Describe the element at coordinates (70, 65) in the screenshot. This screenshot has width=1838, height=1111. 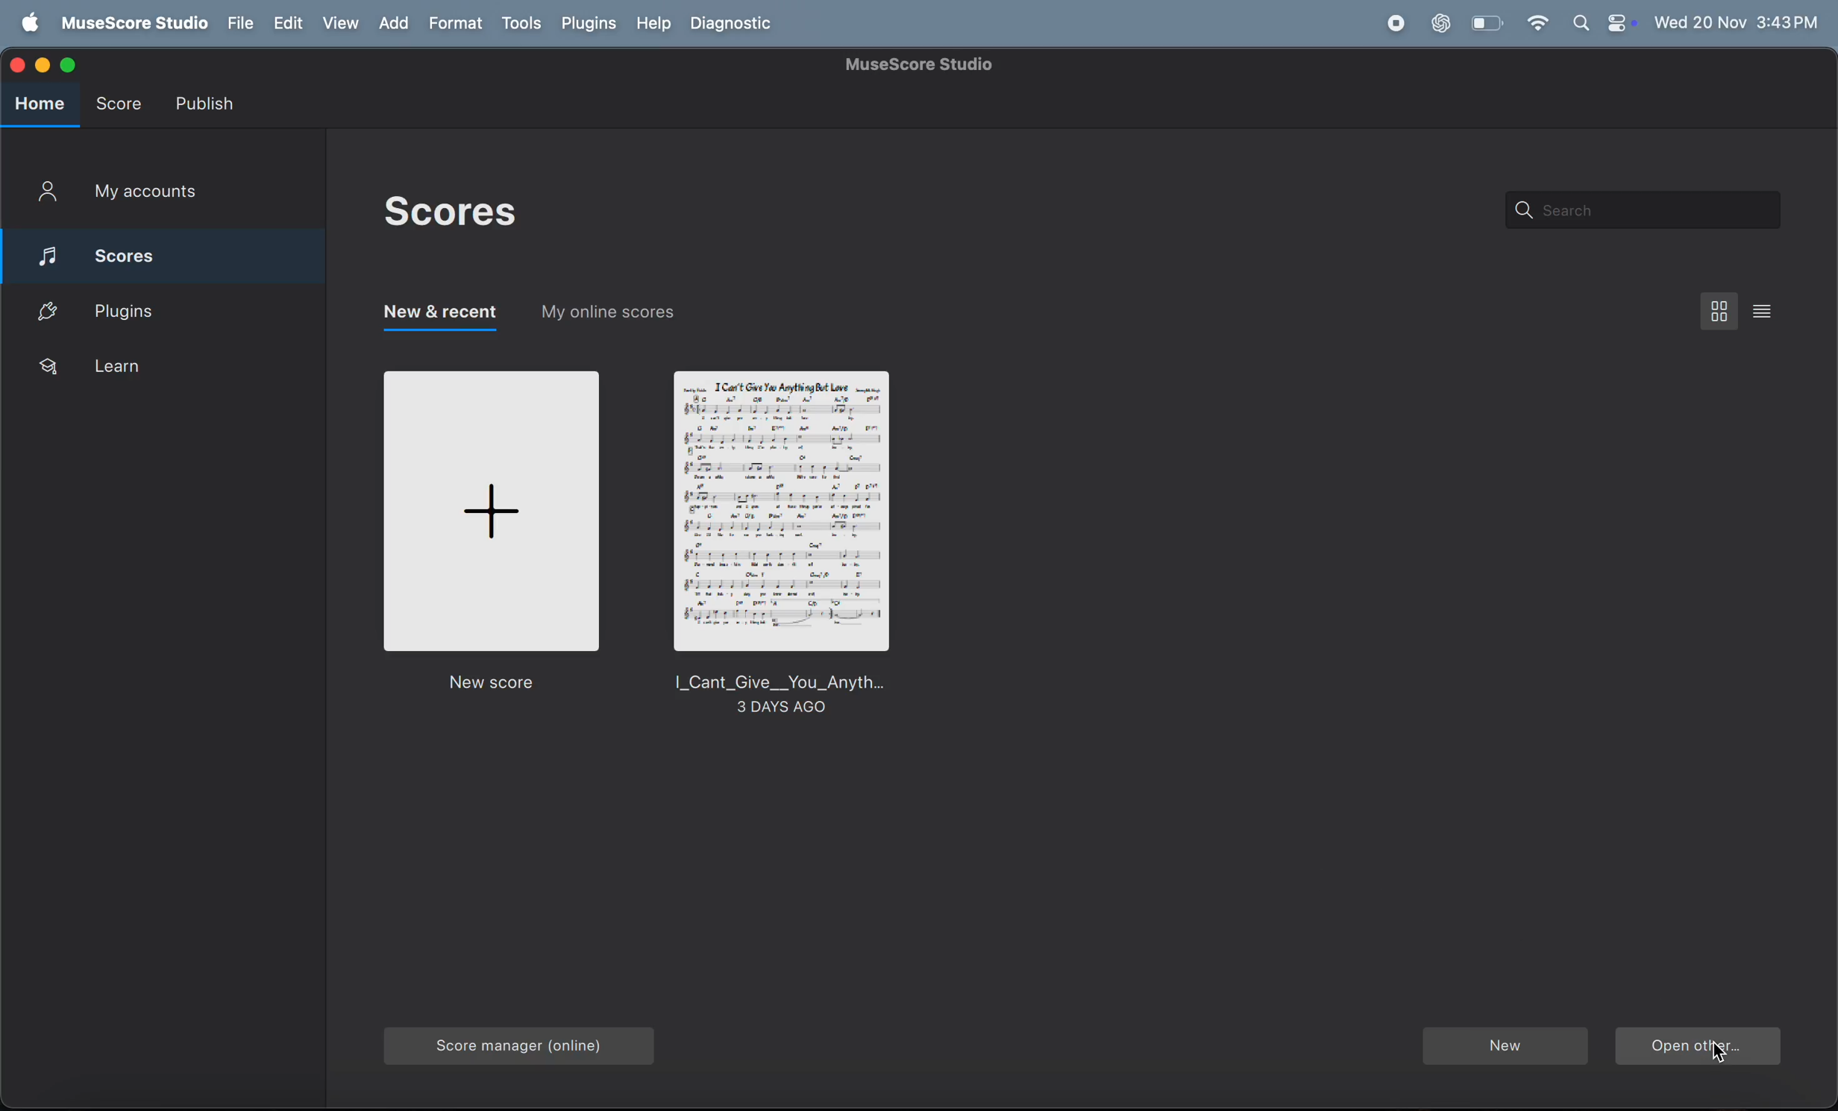
I see `maximize` at that location.